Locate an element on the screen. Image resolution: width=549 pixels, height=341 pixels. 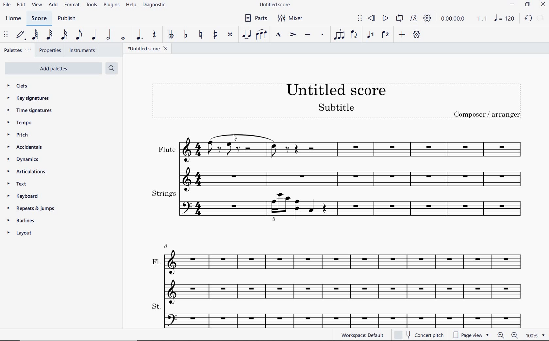
add is located at coordinates (54, 6).